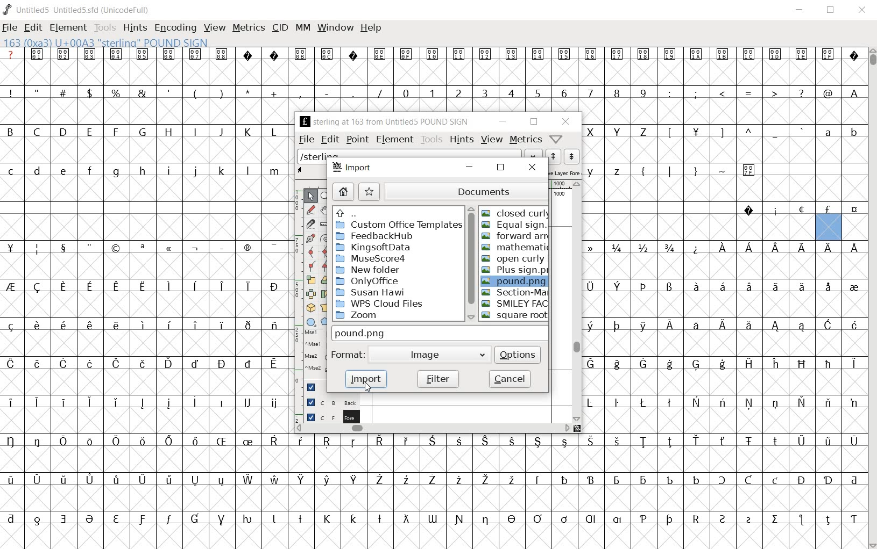 The width and height of the screenshot is (877, 549). I want to click on Symbol, so click(61, 401).